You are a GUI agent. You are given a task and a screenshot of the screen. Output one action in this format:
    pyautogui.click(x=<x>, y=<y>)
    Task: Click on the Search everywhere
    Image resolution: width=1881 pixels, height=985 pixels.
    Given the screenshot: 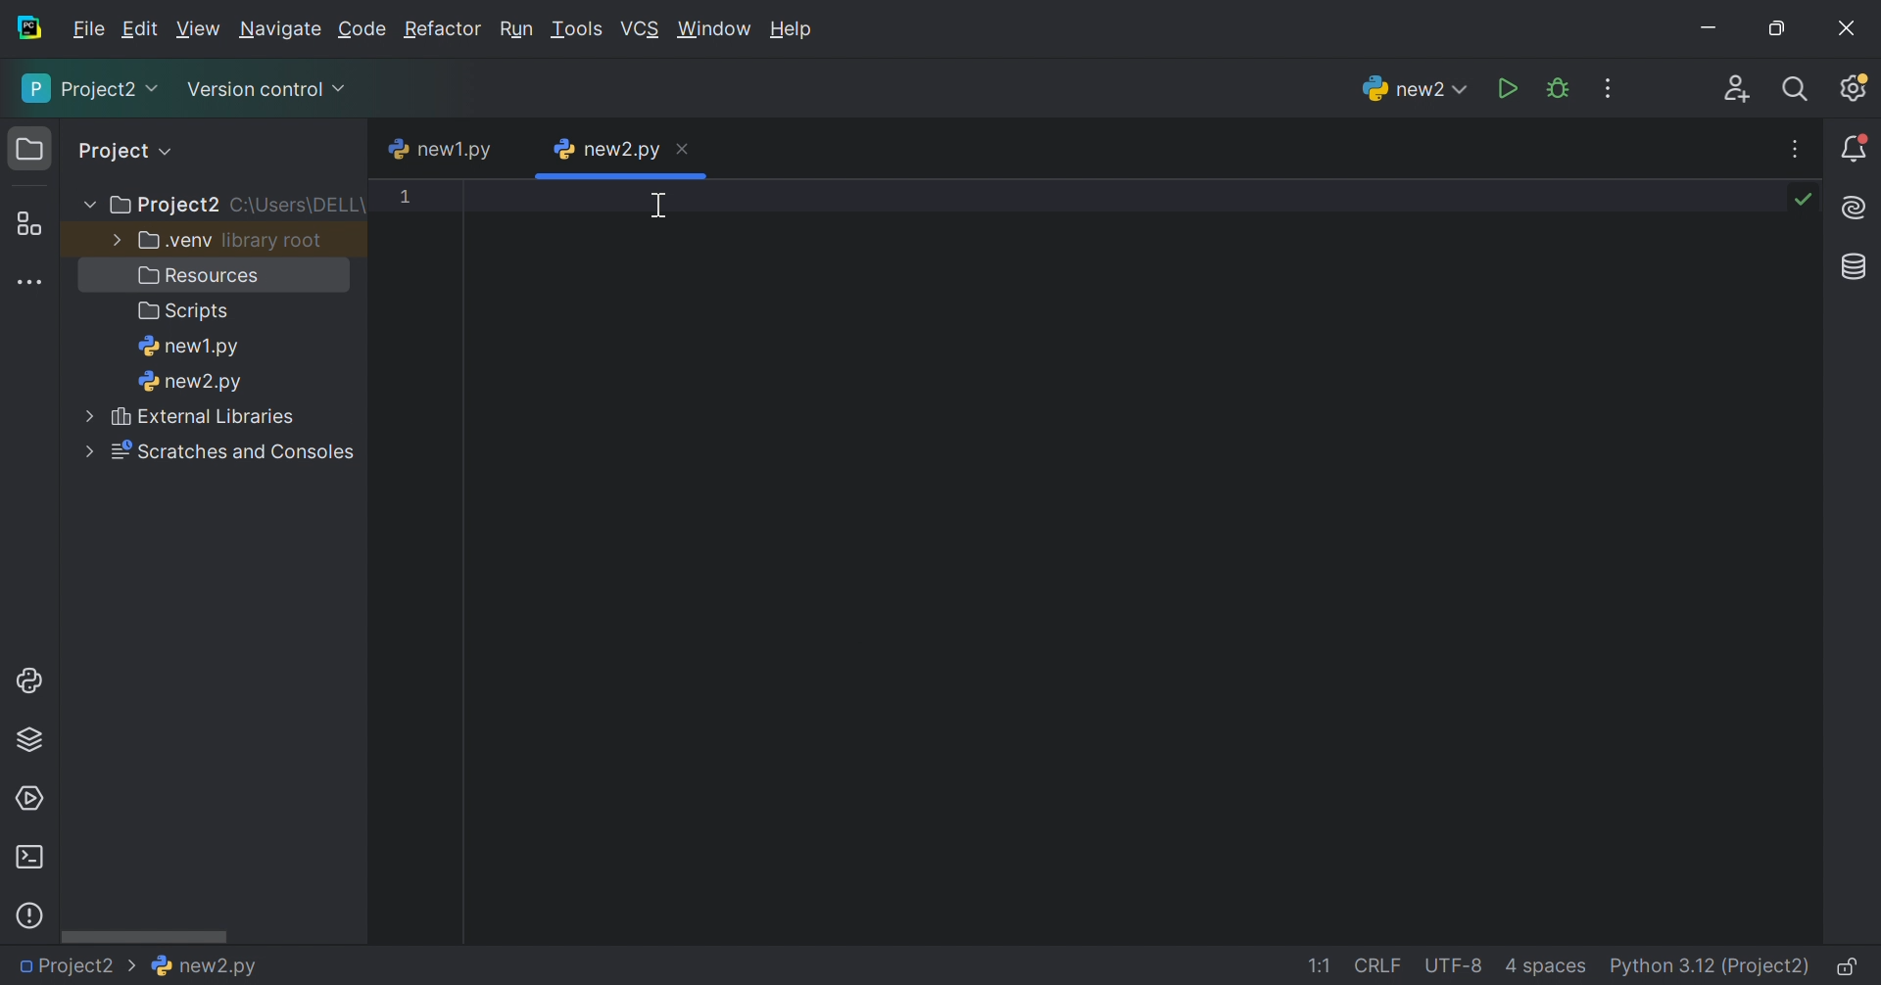 What is the action you would take?
    pyautogui.click(x=1799, y=92)
    